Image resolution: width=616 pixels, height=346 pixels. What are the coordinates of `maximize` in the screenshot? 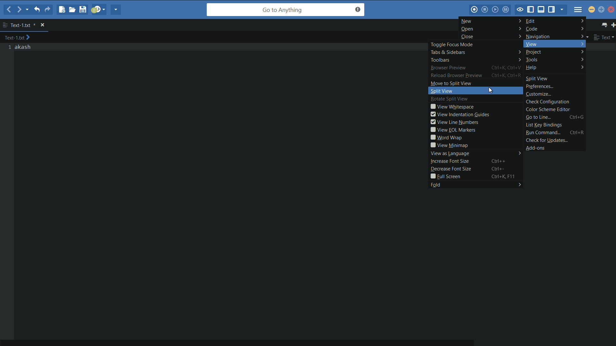 It's located at (602, 10).